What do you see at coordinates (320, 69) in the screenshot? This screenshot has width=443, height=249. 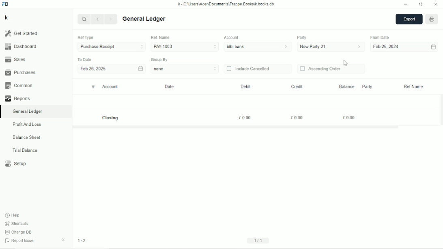 I see `Ascending order` at bounding box center [320, 69].